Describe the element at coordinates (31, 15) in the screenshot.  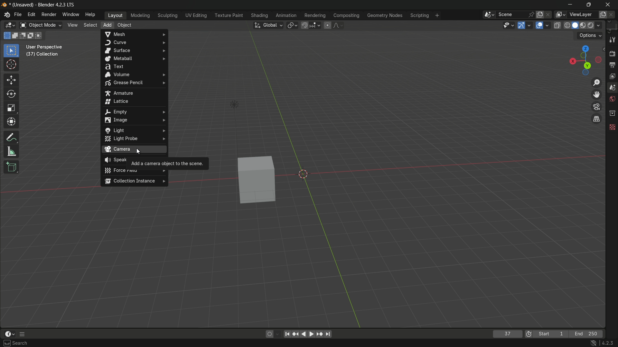
I see `edit menu` at that location.